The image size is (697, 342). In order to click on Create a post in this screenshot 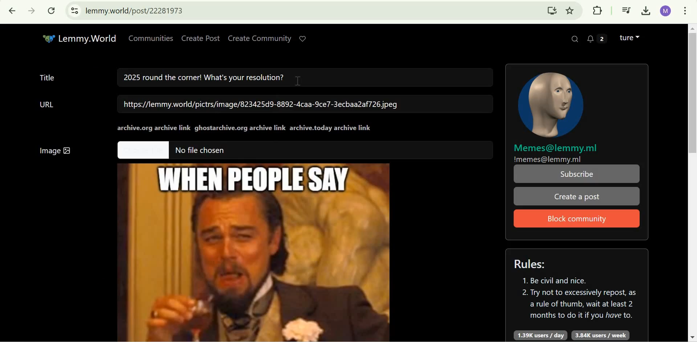, I will do `click(576, 196)`.